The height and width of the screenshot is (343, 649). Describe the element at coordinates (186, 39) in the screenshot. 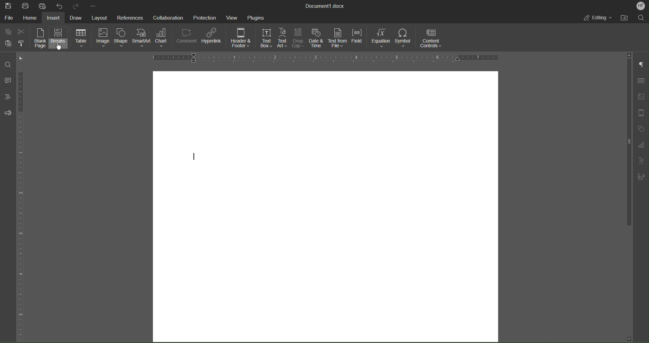

I see `Comment` at that location.